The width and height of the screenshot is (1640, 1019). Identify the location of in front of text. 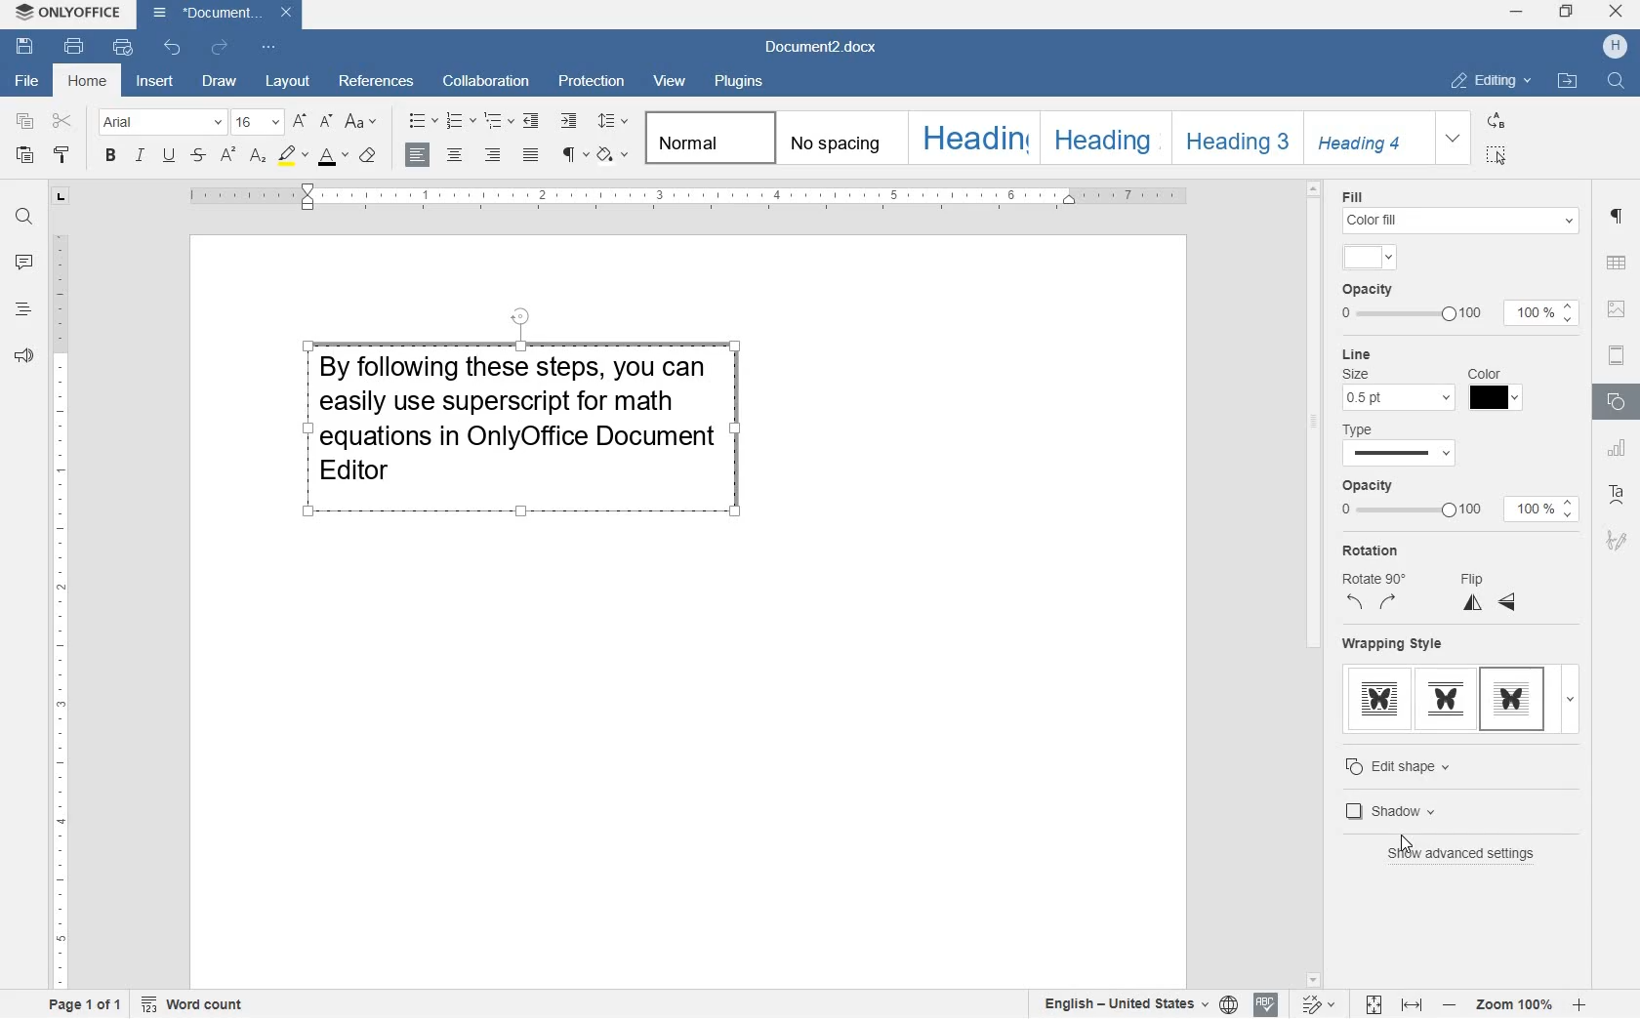
(1514, 697).